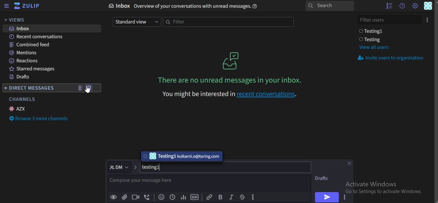  I want to click on view all users, so click(374, 47).